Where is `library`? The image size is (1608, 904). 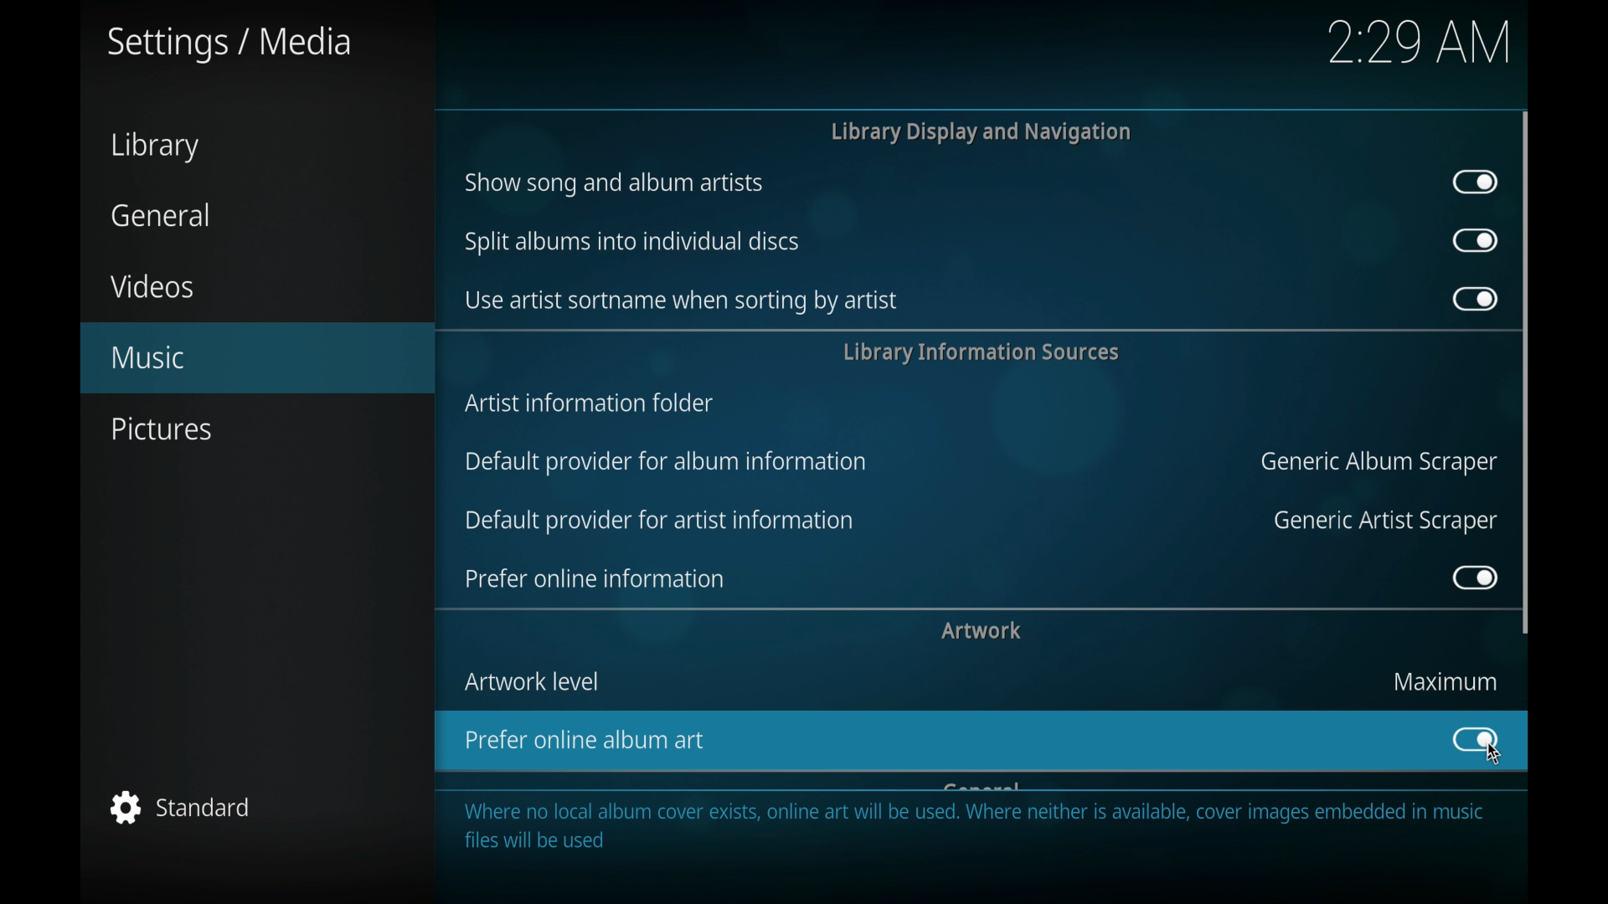
library is located at coordinates (155, 149).